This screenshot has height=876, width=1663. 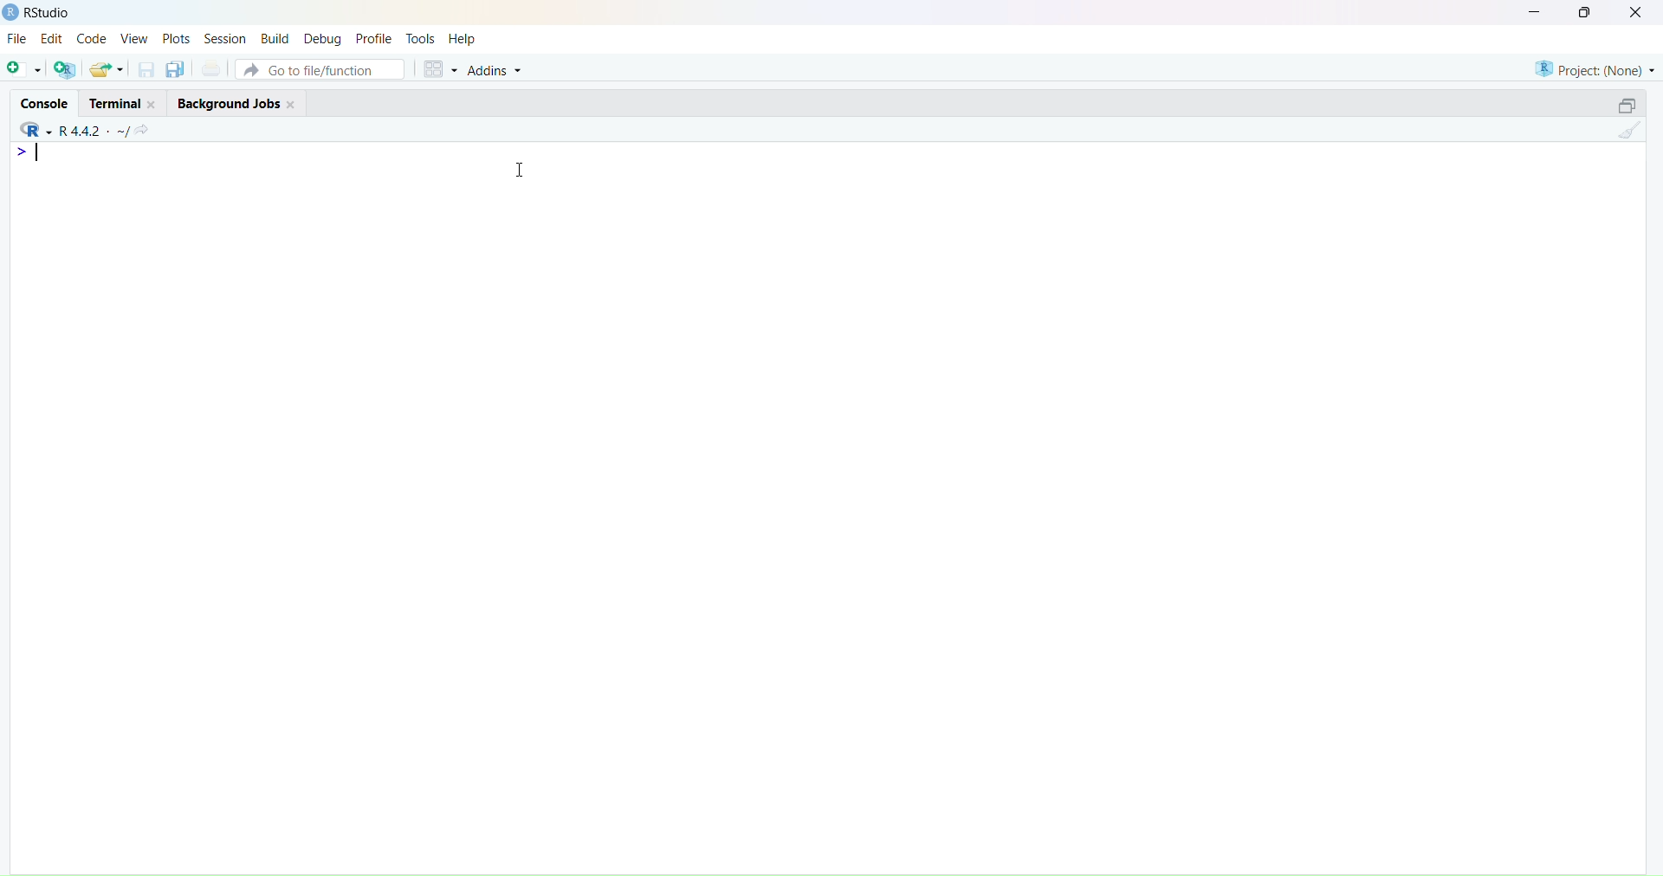 I want to click on profile, so click(x=374, y=40).